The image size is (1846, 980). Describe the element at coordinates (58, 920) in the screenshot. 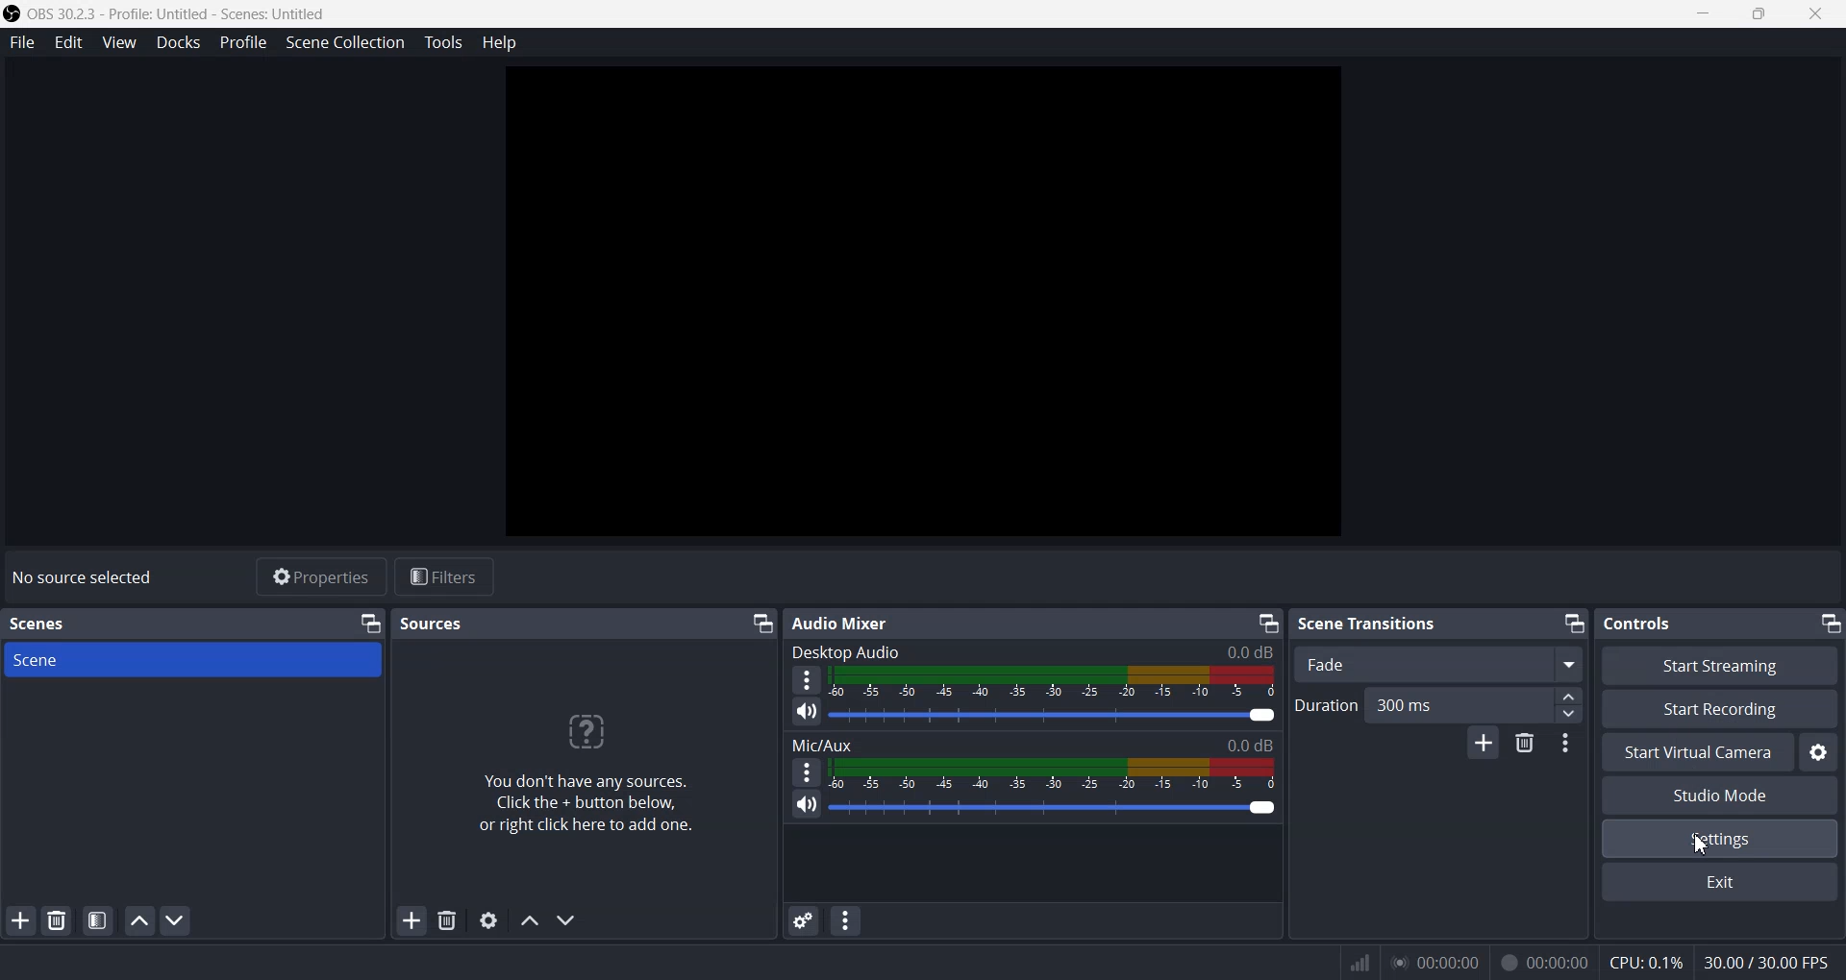

I see `Remove selected Scene` at that location.